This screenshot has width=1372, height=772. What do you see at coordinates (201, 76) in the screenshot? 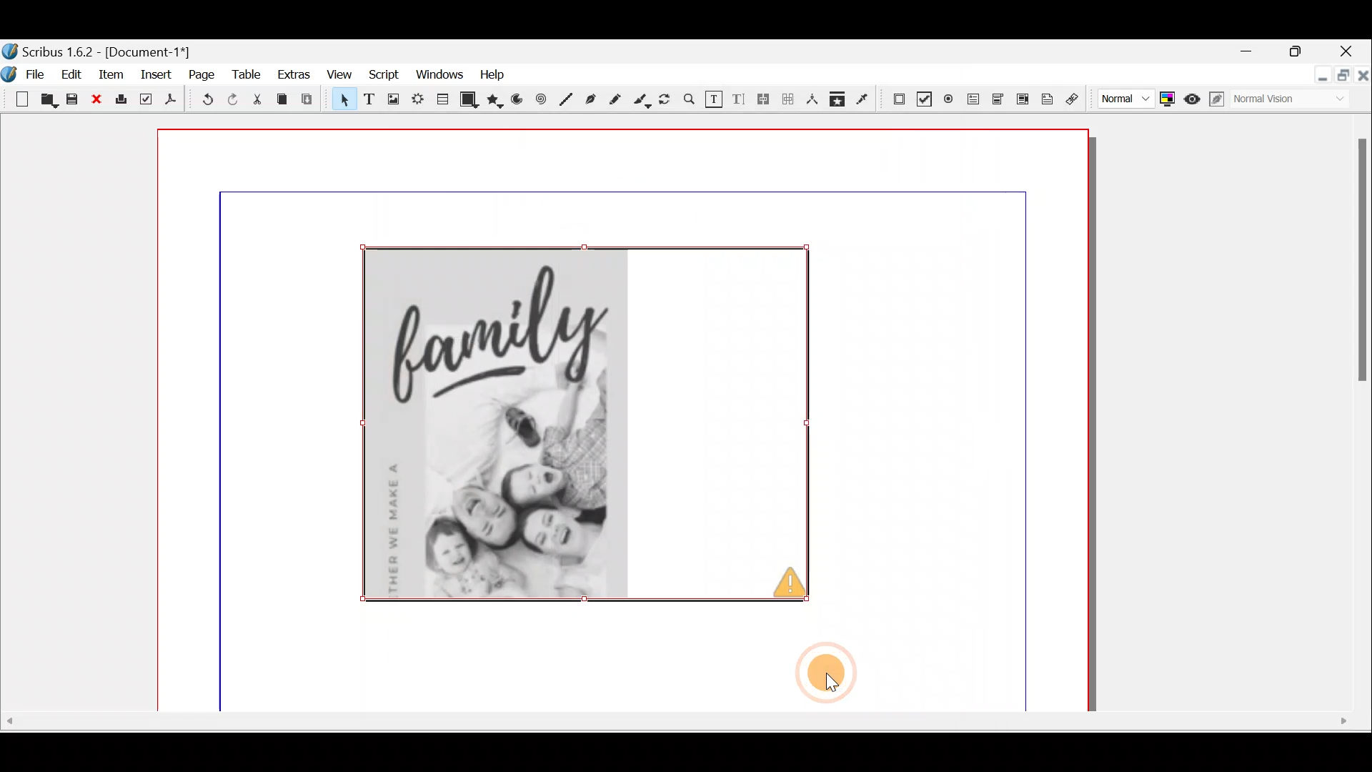
I see `Page` at bounding box center [201, 76].